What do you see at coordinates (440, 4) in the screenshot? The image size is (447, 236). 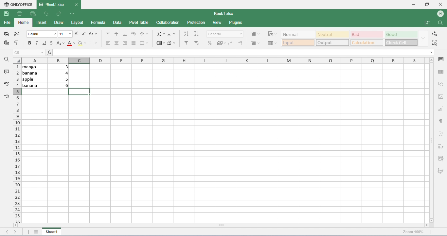 I see `close` at bounding box center [440, 4].